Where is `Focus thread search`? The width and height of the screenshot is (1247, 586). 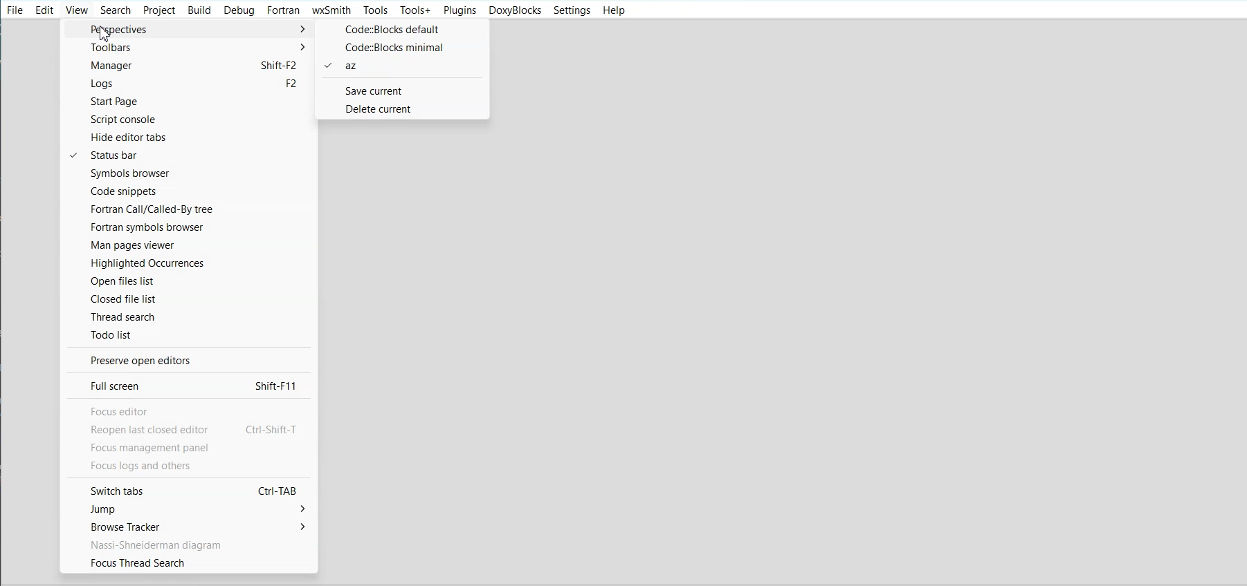
Focus thread search is located at coordinates (195, 562).